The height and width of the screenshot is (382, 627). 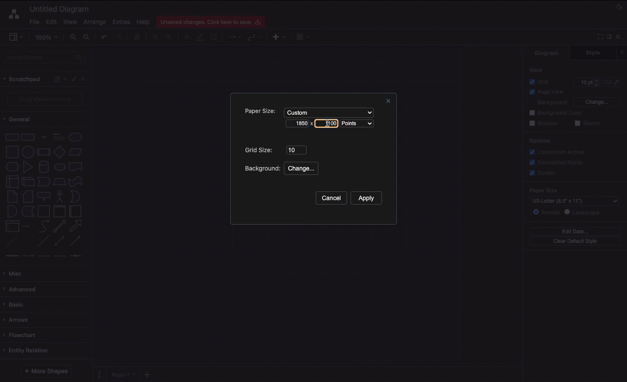 I want to click on Fill color, so click(x=186, y=38).